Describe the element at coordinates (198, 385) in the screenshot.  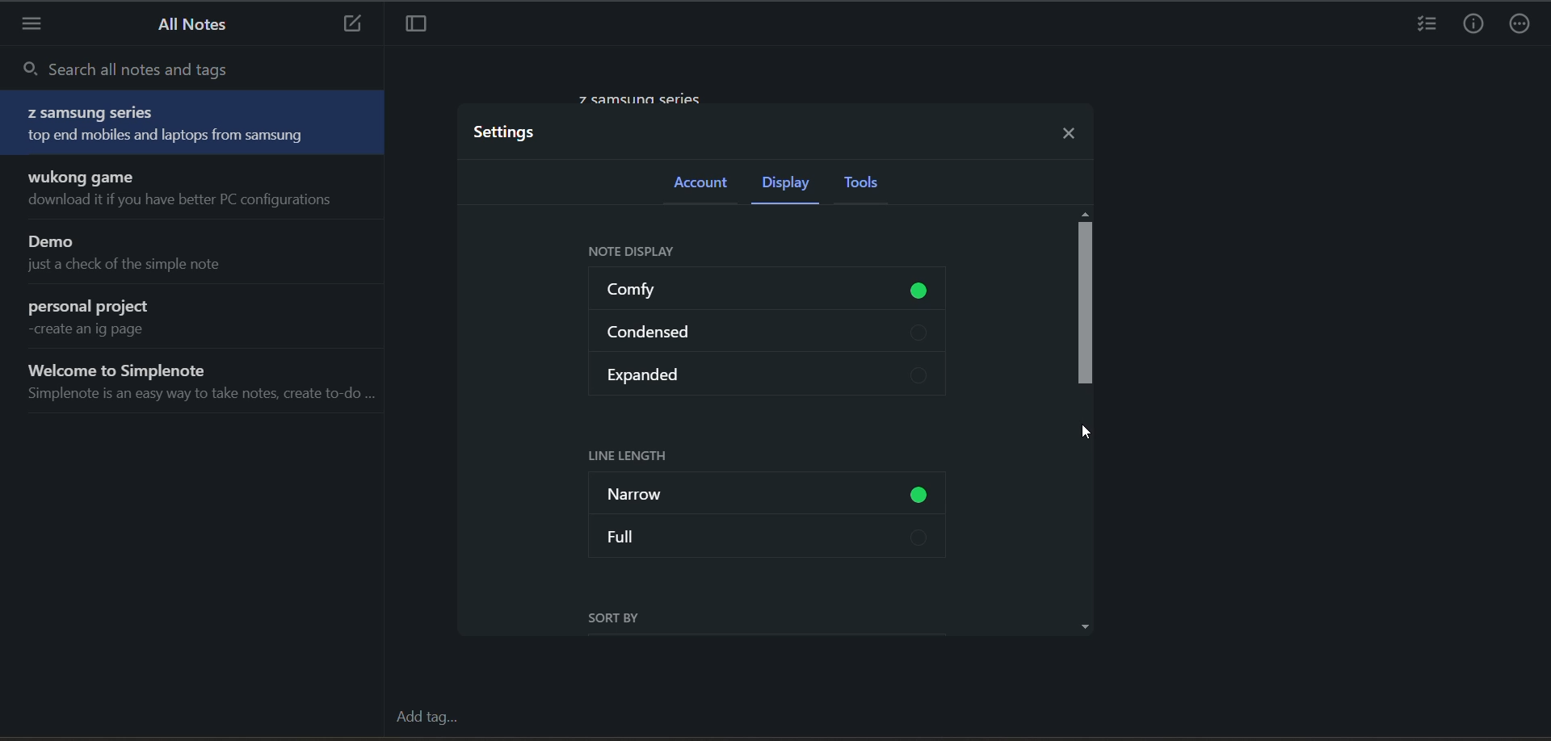
I see `Welcome to Simplenote
Simplenote is an easy way to take notes, create to-do ...` at that location.